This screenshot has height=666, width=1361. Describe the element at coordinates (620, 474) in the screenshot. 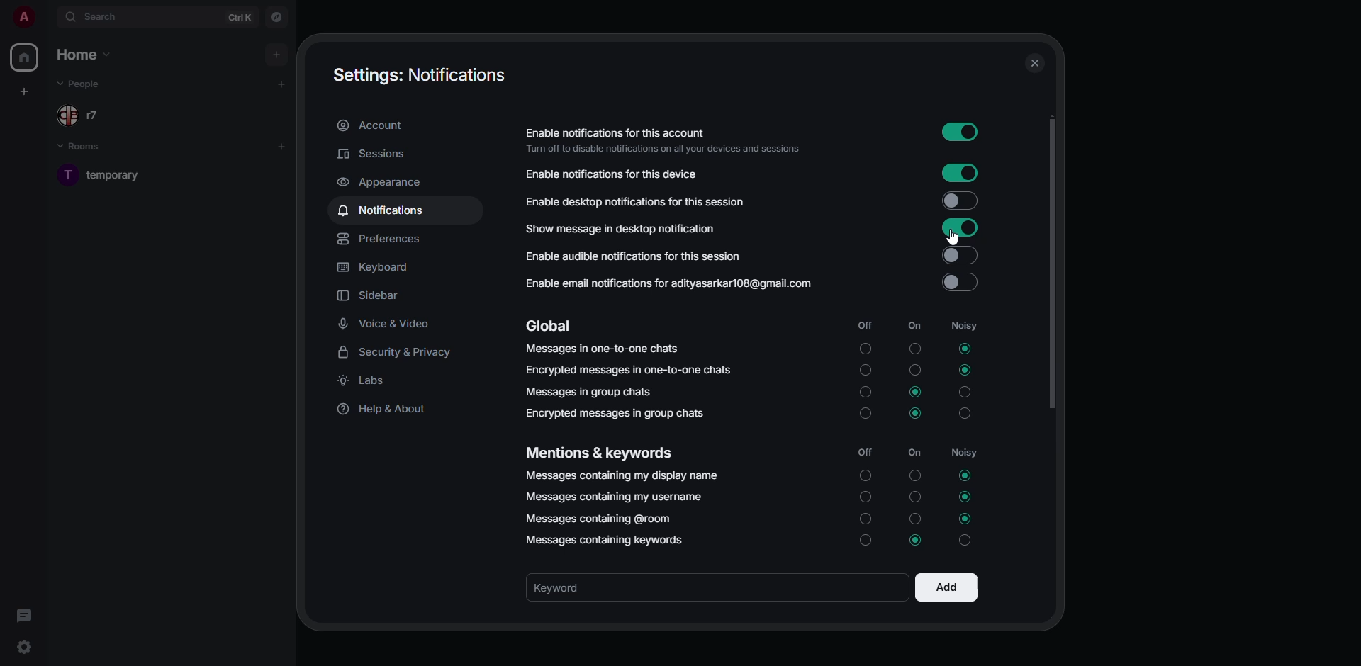

I see `messages containing name` at that location.